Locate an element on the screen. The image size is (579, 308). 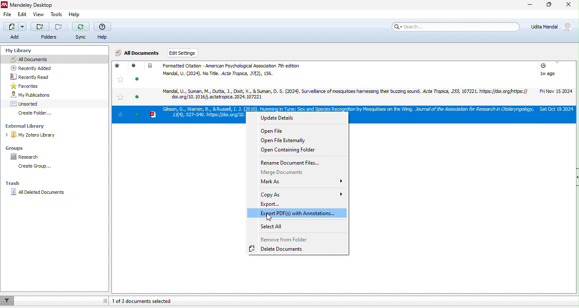
export is located at coordinates (285, 204).